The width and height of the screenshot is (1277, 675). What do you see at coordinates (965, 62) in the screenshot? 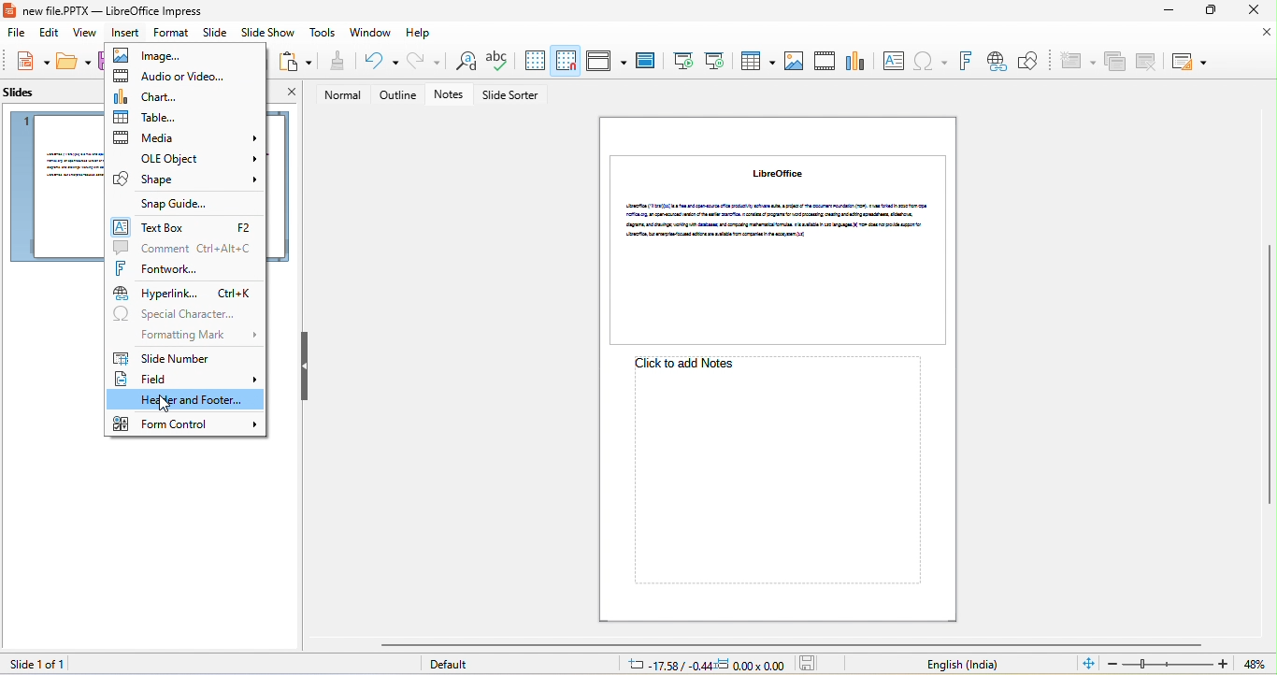
I see `font work text` at bounding box center [965, 62].